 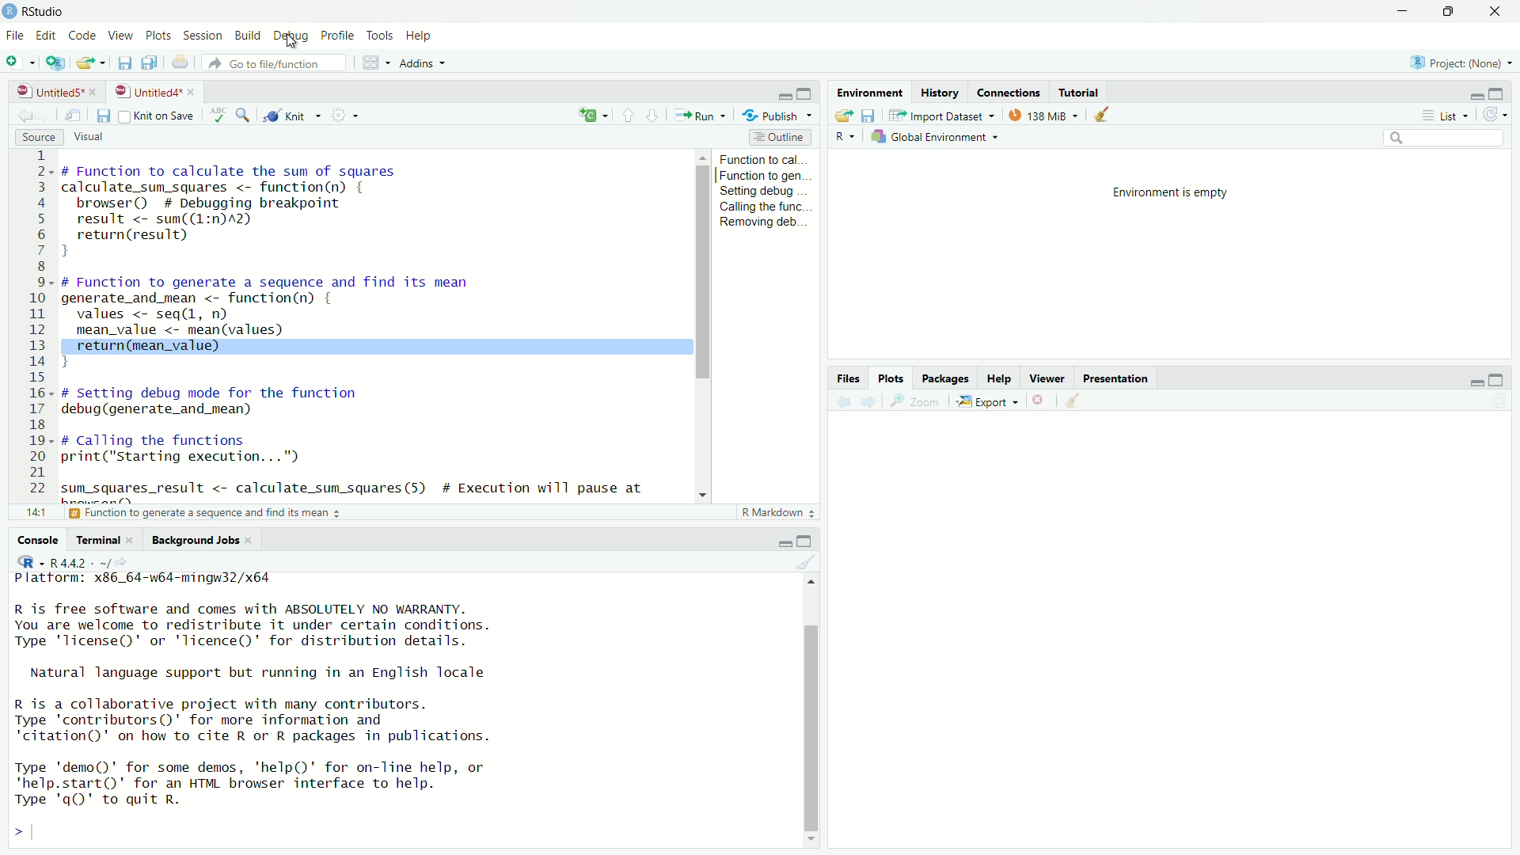 I want to click on code to get the result, so click(x=363, y=488).